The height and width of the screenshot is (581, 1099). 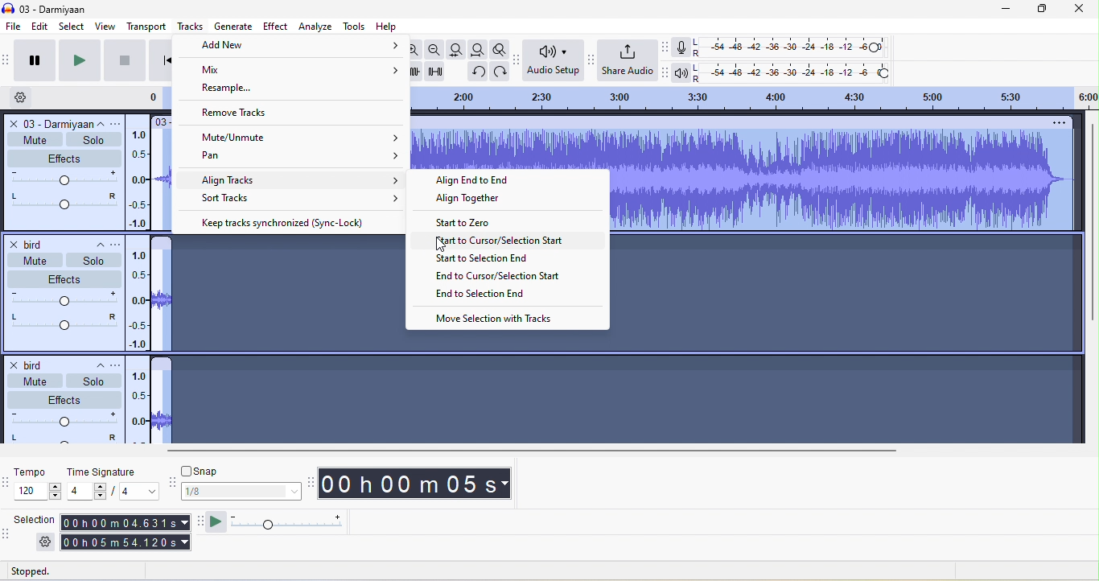 I want to click on audacity recording meter toolbar, so click(x=667, y=48).